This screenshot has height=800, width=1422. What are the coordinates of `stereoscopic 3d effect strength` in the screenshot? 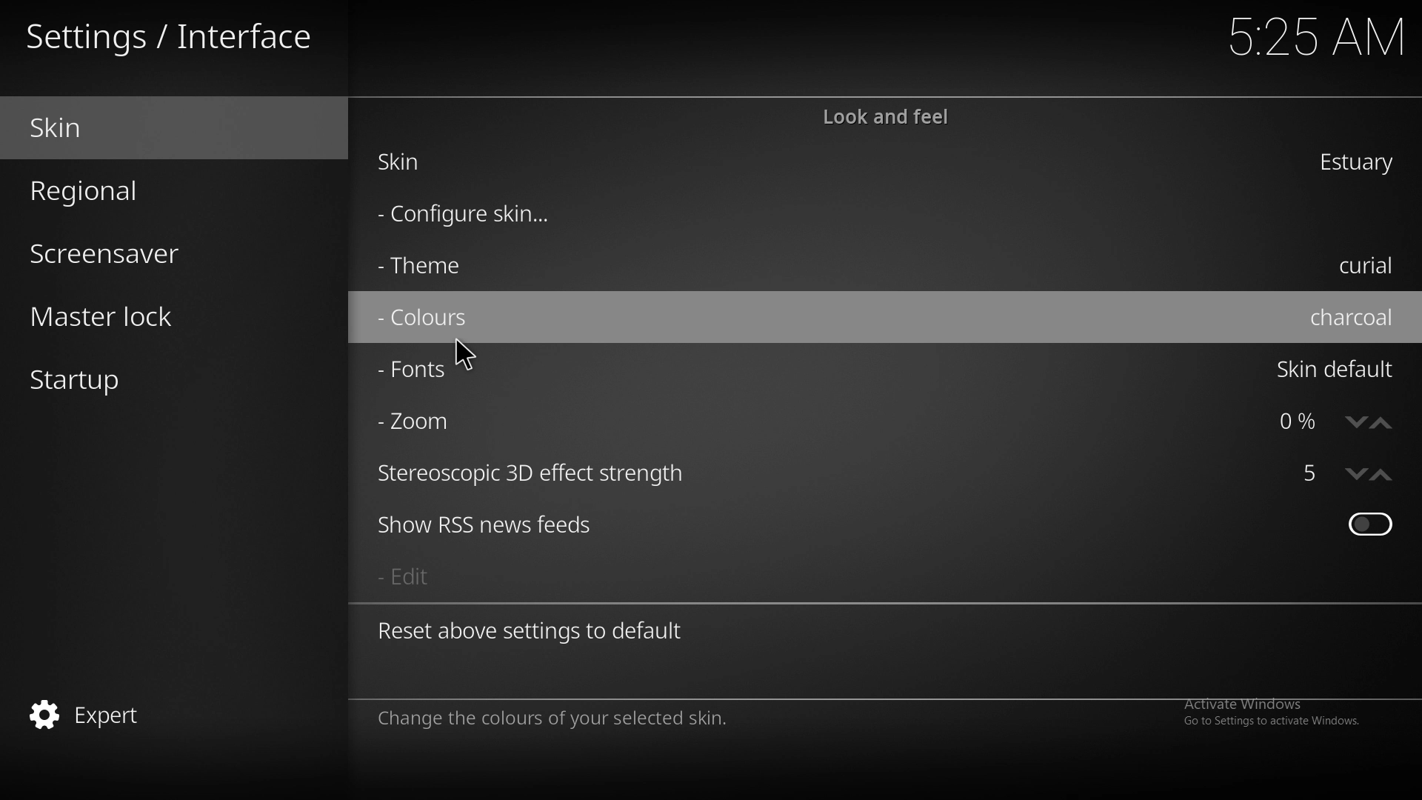 It's located at (547, 470).